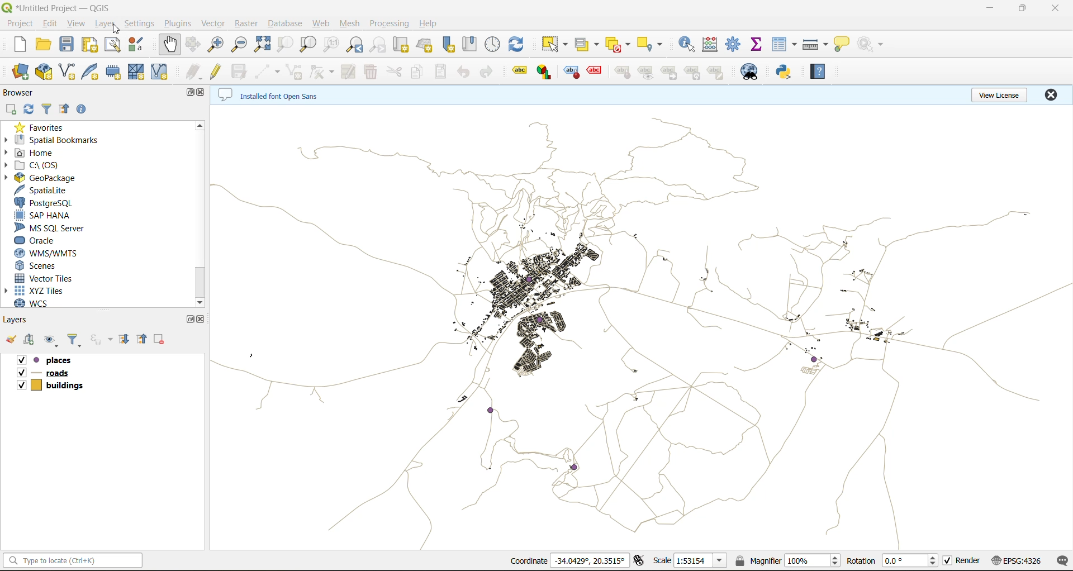 This screenshot has width=1073, height=571. What do you see at coordinates (652, 44) in the screenshot?
I see `select location` at bounding box center [652, 44].